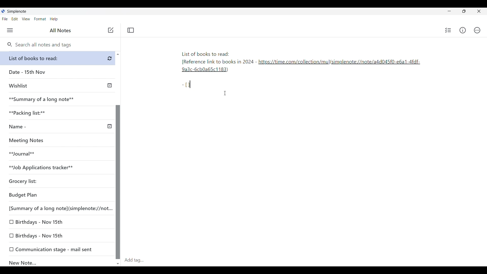 The width and height of the screenshot is (487, 274). Describe the element at coordinates (189, 84) in the screenshot. I see `-[]` at that location.